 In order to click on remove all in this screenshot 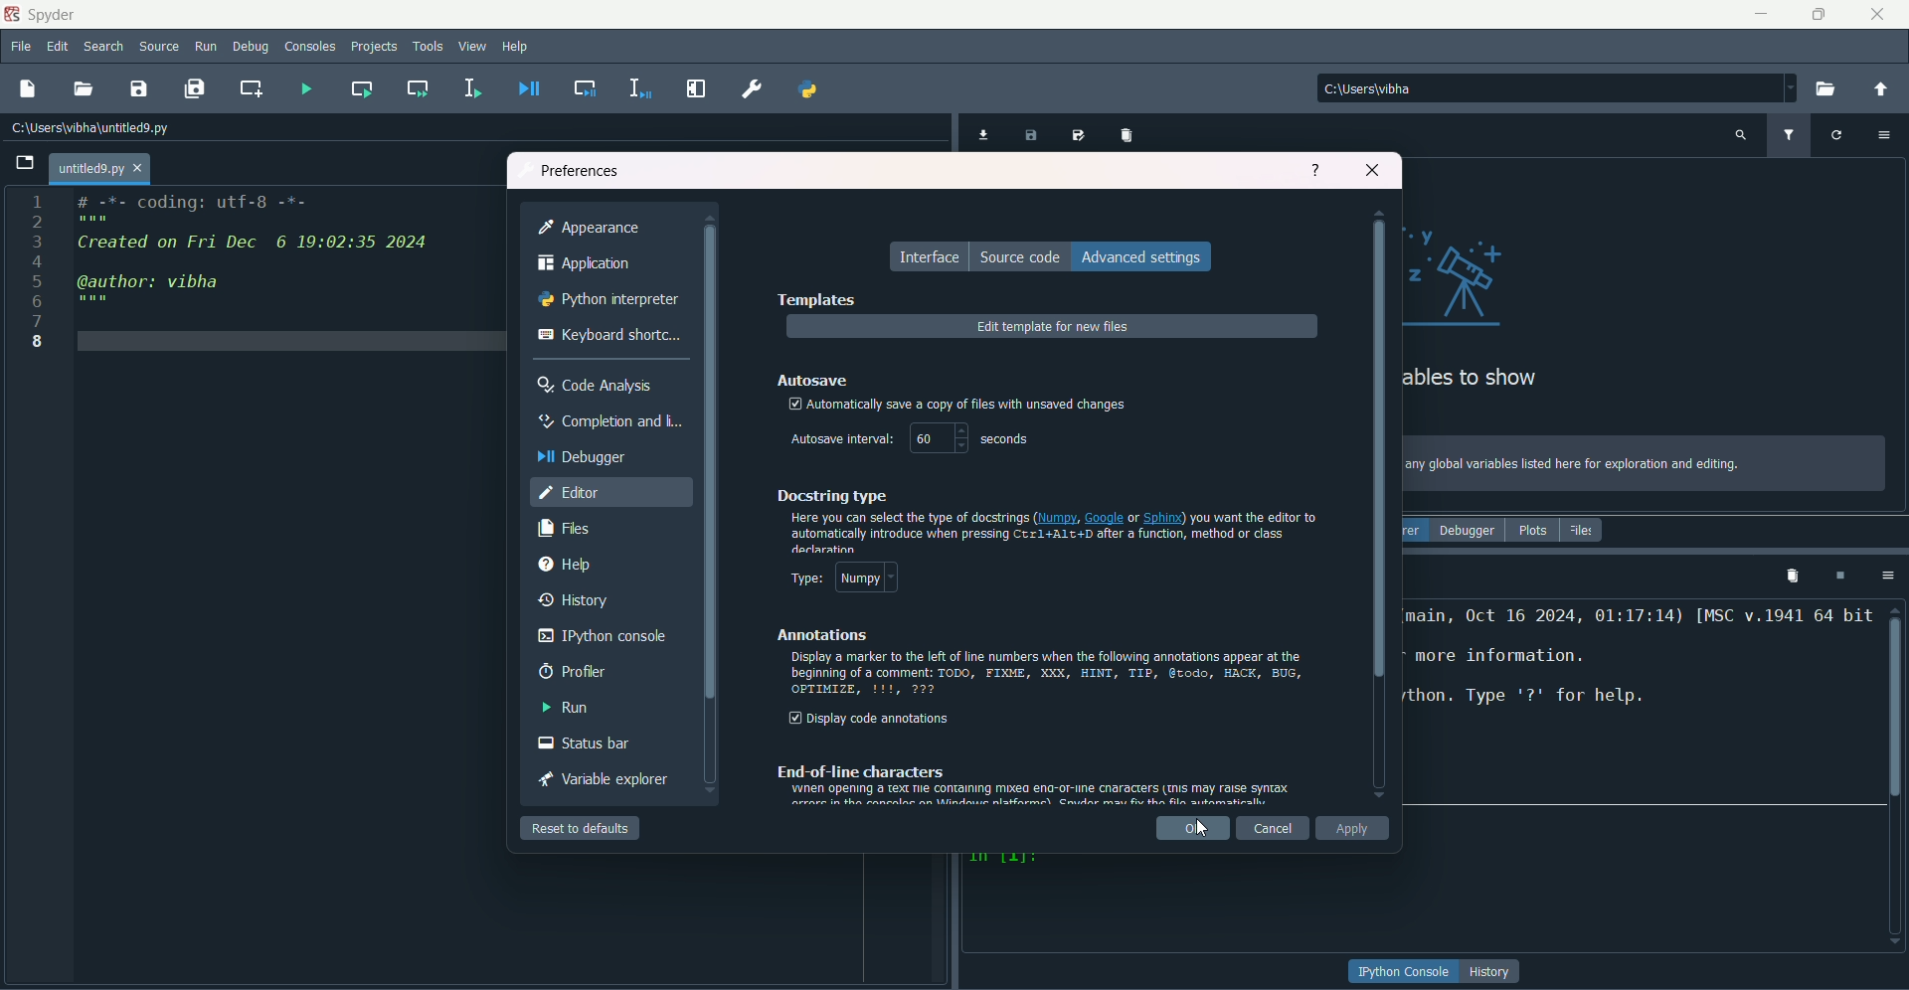, I will do `click(1789, 575)`.